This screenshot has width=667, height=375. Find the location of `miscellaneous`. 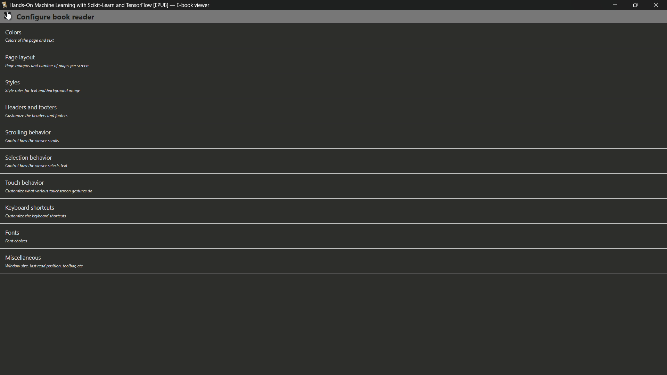

miscellaneous is located at coordinates (24, 257).